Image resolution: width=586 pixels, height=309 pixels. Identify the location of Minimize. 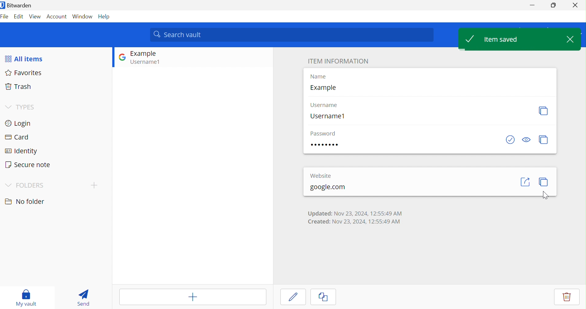
(531, 5).